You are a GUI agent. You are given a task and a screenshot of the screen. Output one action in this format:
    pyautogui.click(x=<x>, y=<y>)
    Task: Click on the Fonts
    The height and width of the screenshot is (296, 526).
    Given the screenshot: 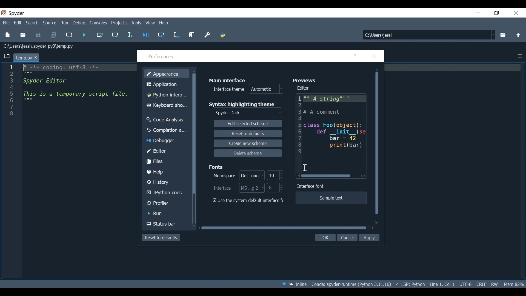 What is the action you would take?
    pyautogui.click(x=217, y=166)
    